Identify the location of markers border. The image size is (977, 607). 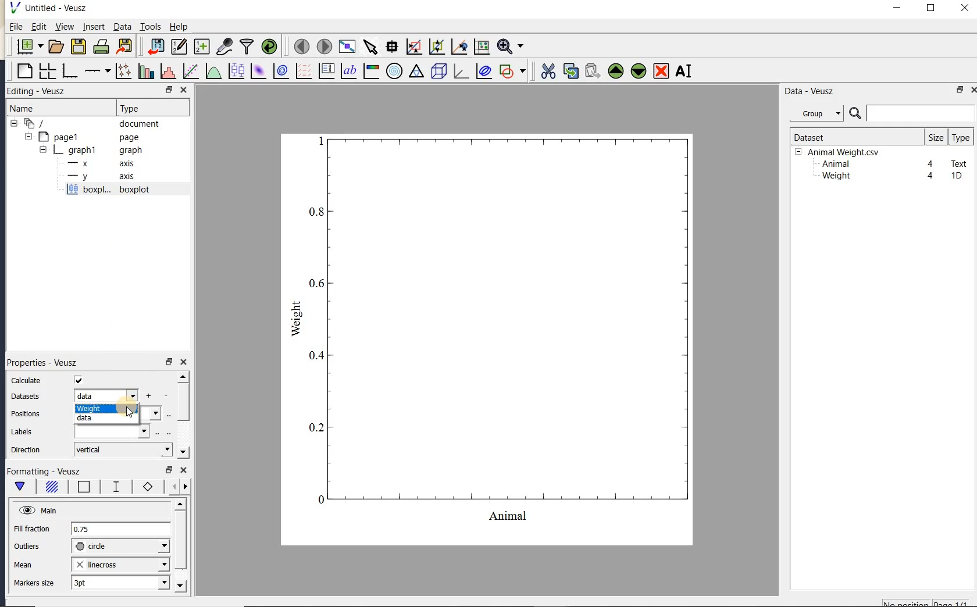
(145, 487).